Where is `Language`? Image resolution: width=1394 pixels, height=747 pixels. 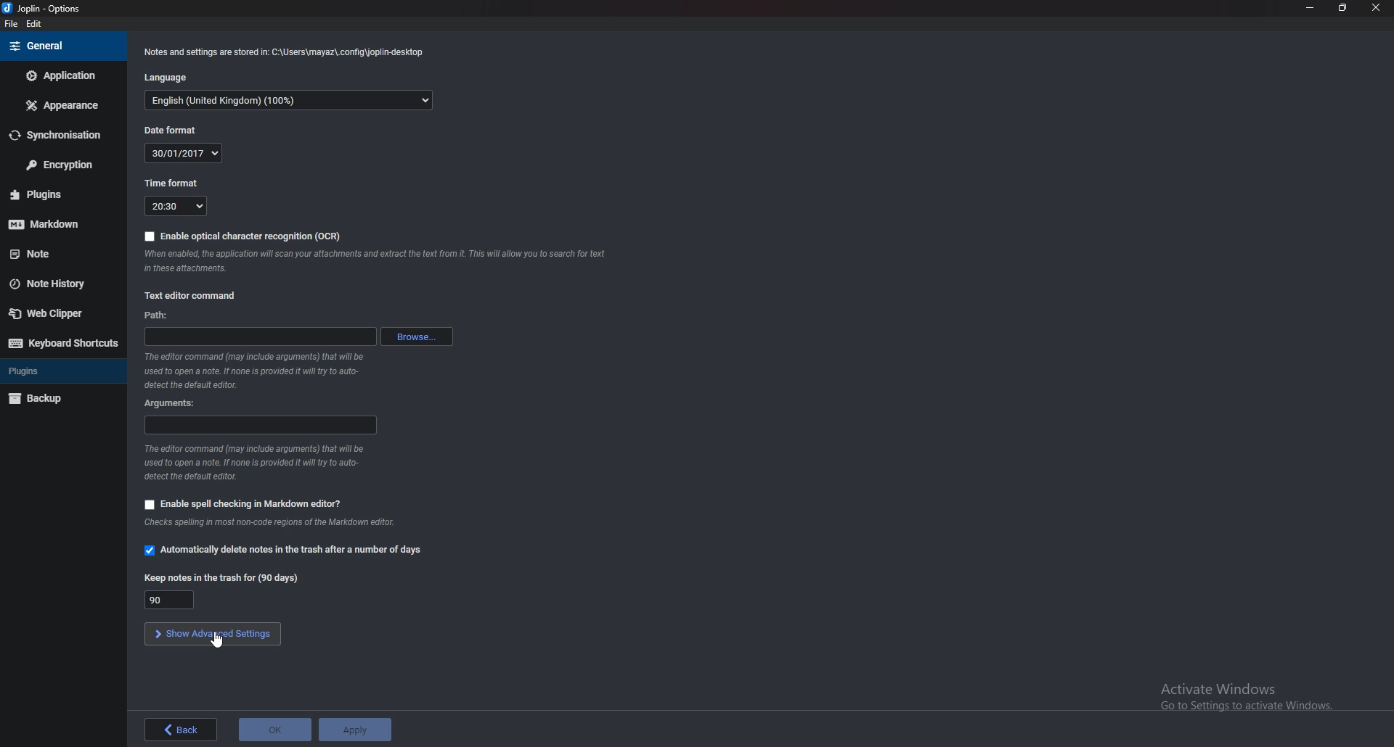
Language is located at coordinates (168, 77).